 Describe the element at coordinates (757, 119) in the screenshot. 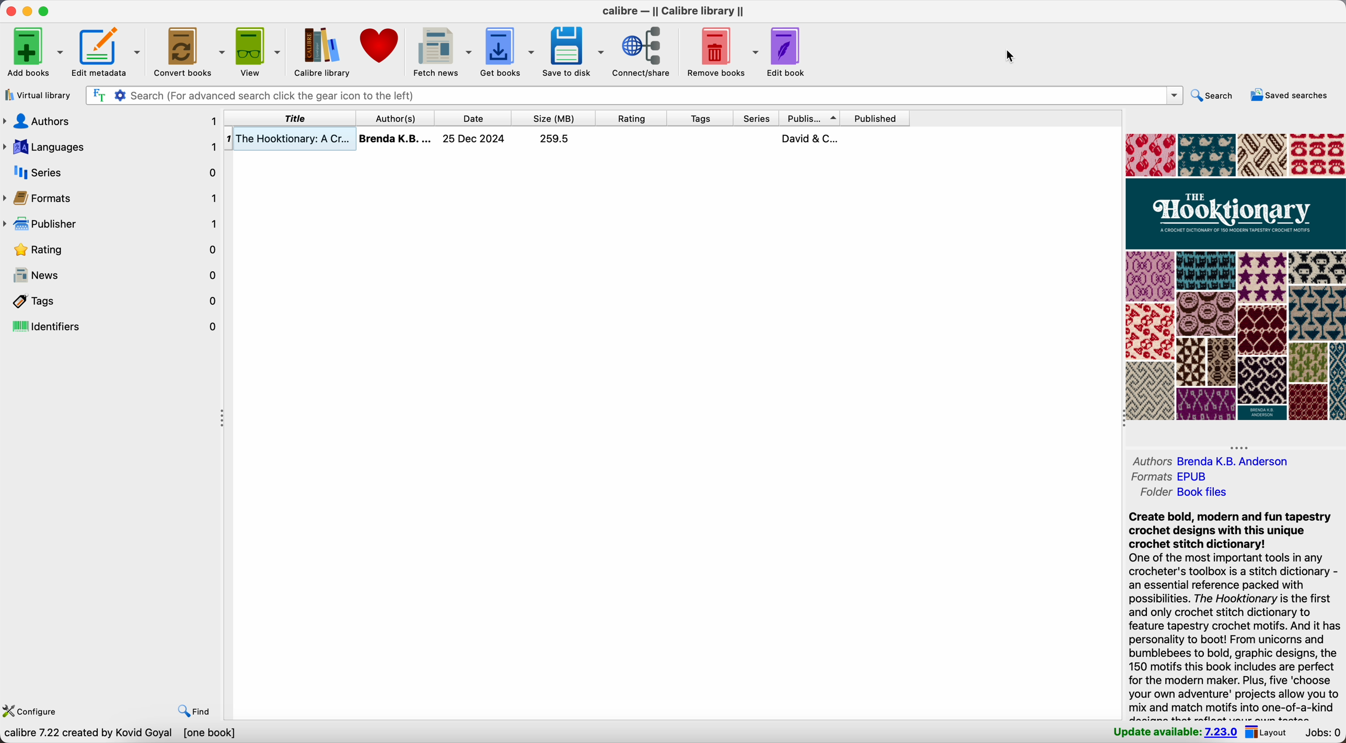

I see `series` at that location.